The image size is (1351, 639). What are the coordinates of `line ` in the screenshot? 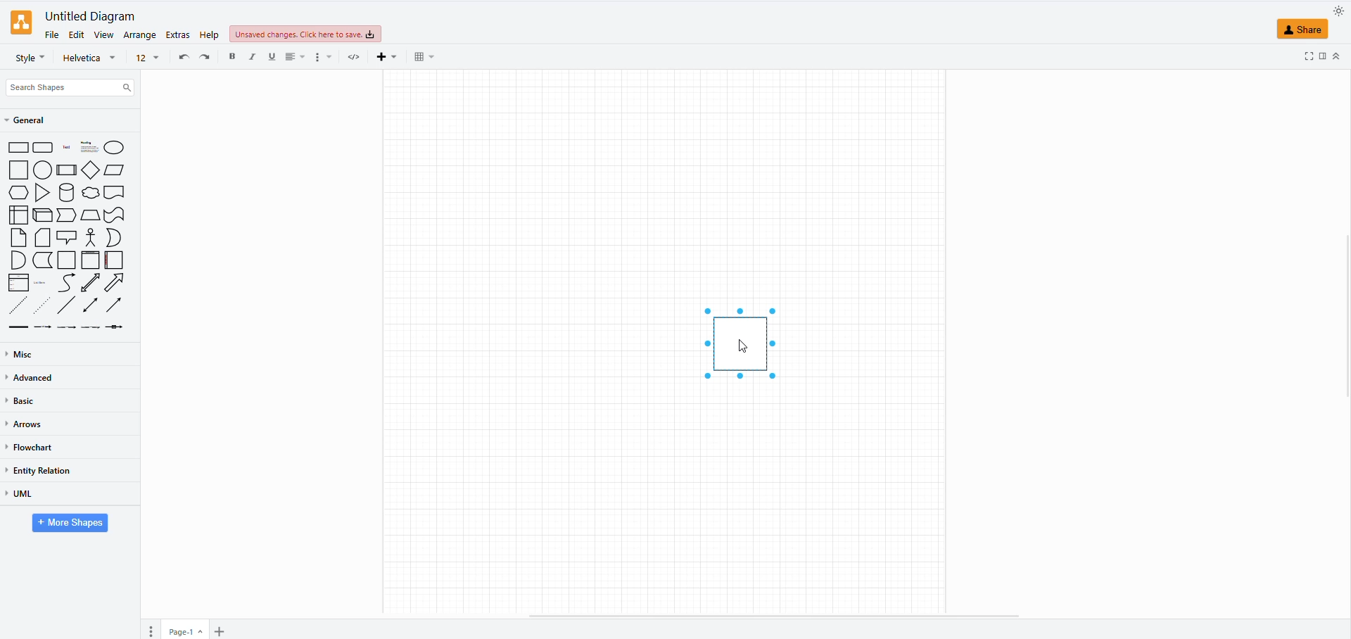 It's located at (67, 305).